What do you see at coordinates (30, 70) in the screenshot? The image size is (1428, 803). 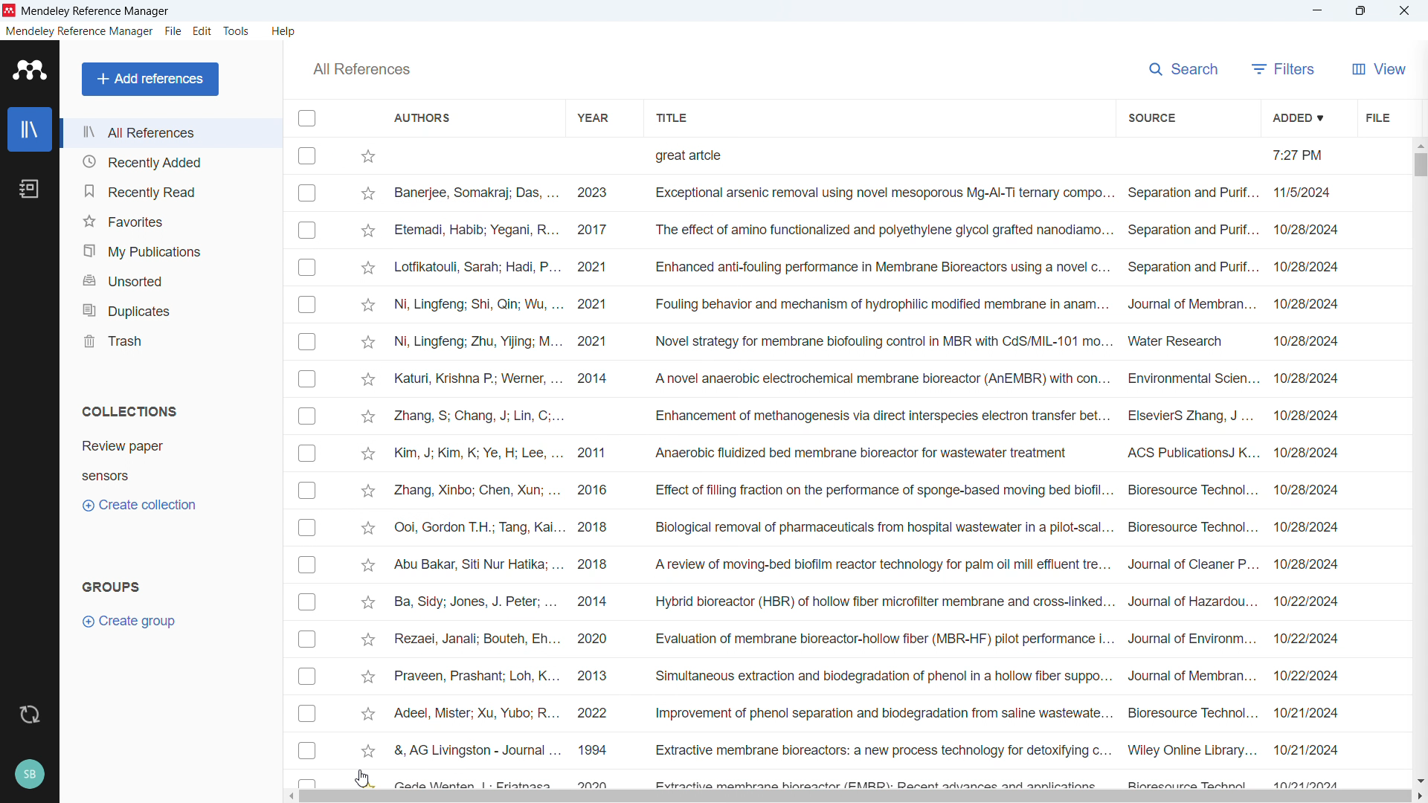 I see `Logo ` at bounding box center [30, 70].